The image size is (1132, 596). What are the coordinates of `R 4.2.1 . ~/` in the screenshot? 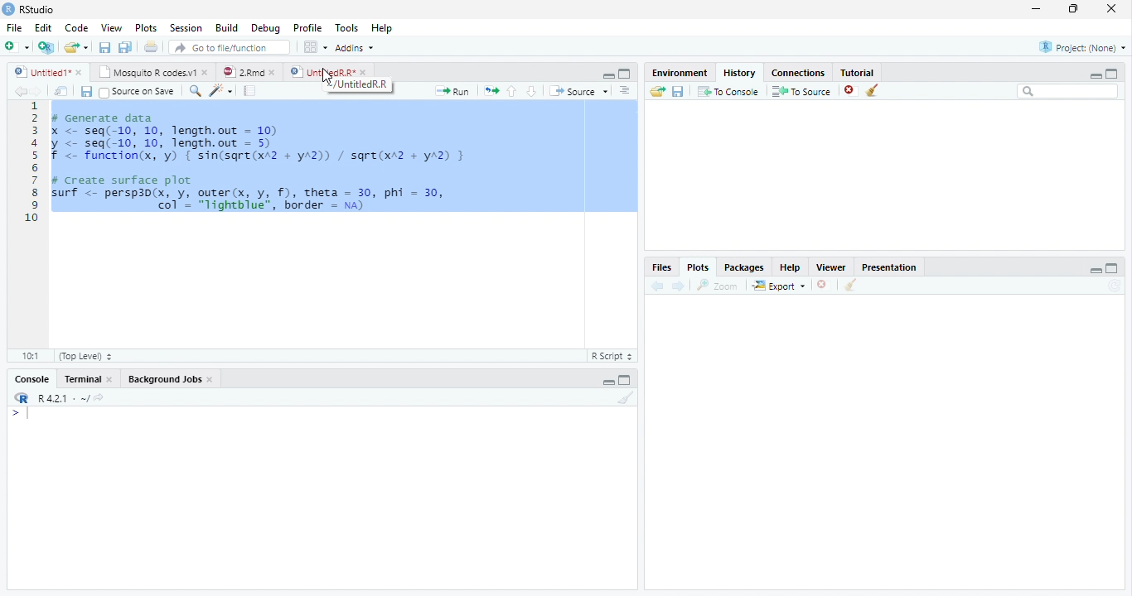 It's located at (63, 397).